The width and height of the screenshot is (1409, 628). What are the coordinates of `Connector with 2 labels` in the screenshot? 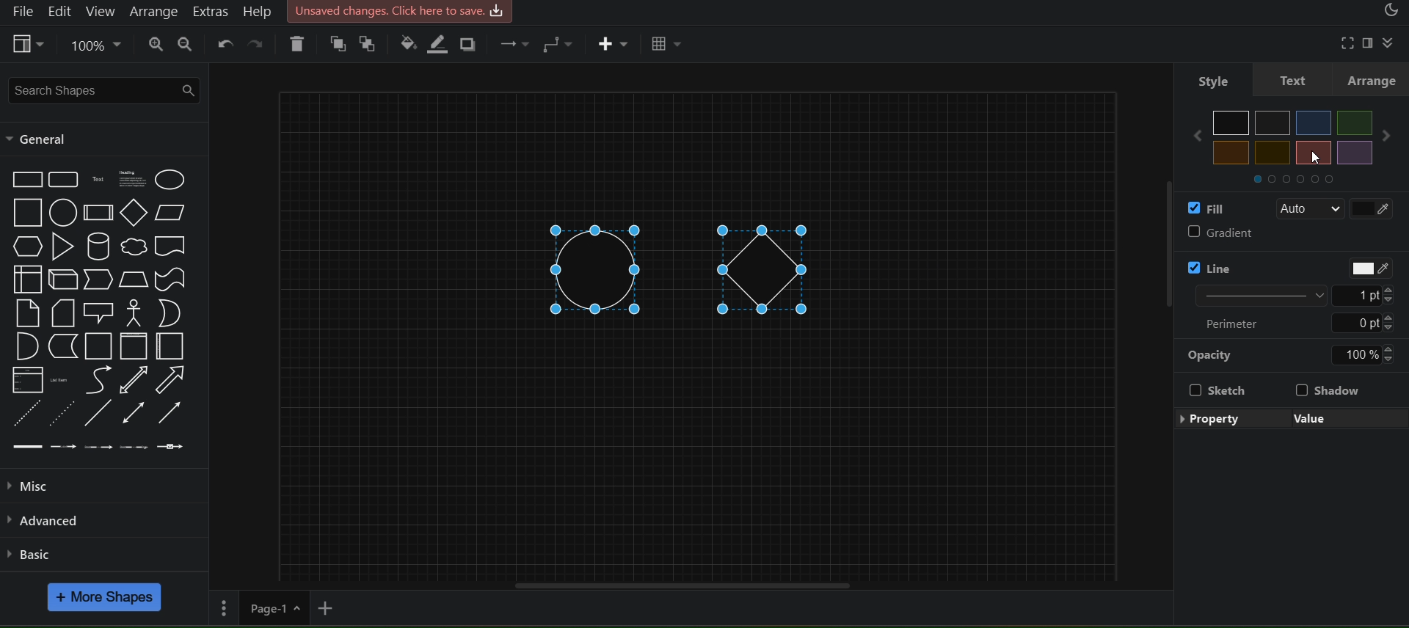 It's located at (98, 446).